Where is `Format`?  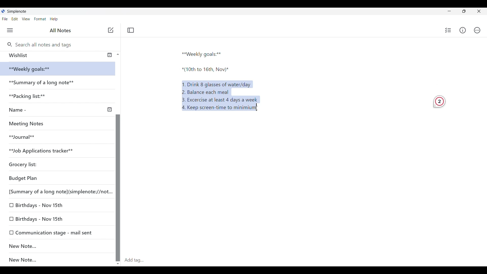 Format is located at coordinates (40, 19).